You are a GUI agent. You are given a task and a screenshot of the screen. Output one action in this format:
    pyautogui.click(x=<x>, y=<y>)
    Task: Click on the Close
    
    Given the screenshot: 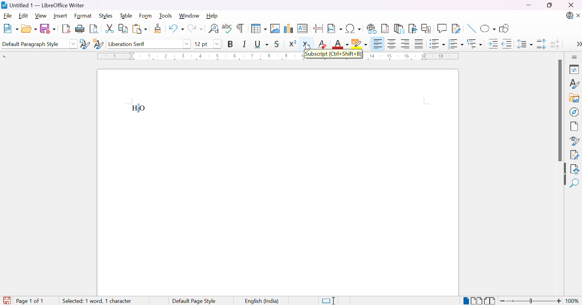 What is the action you would take?
    pyautogui.click(x=578, y=16)
    